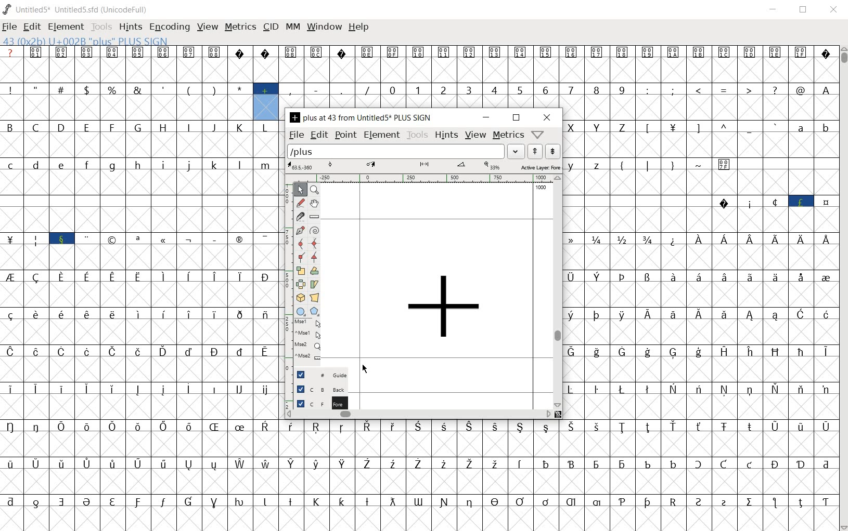 The image size is (848, 531). I want to click on mm, so click(291, 26).